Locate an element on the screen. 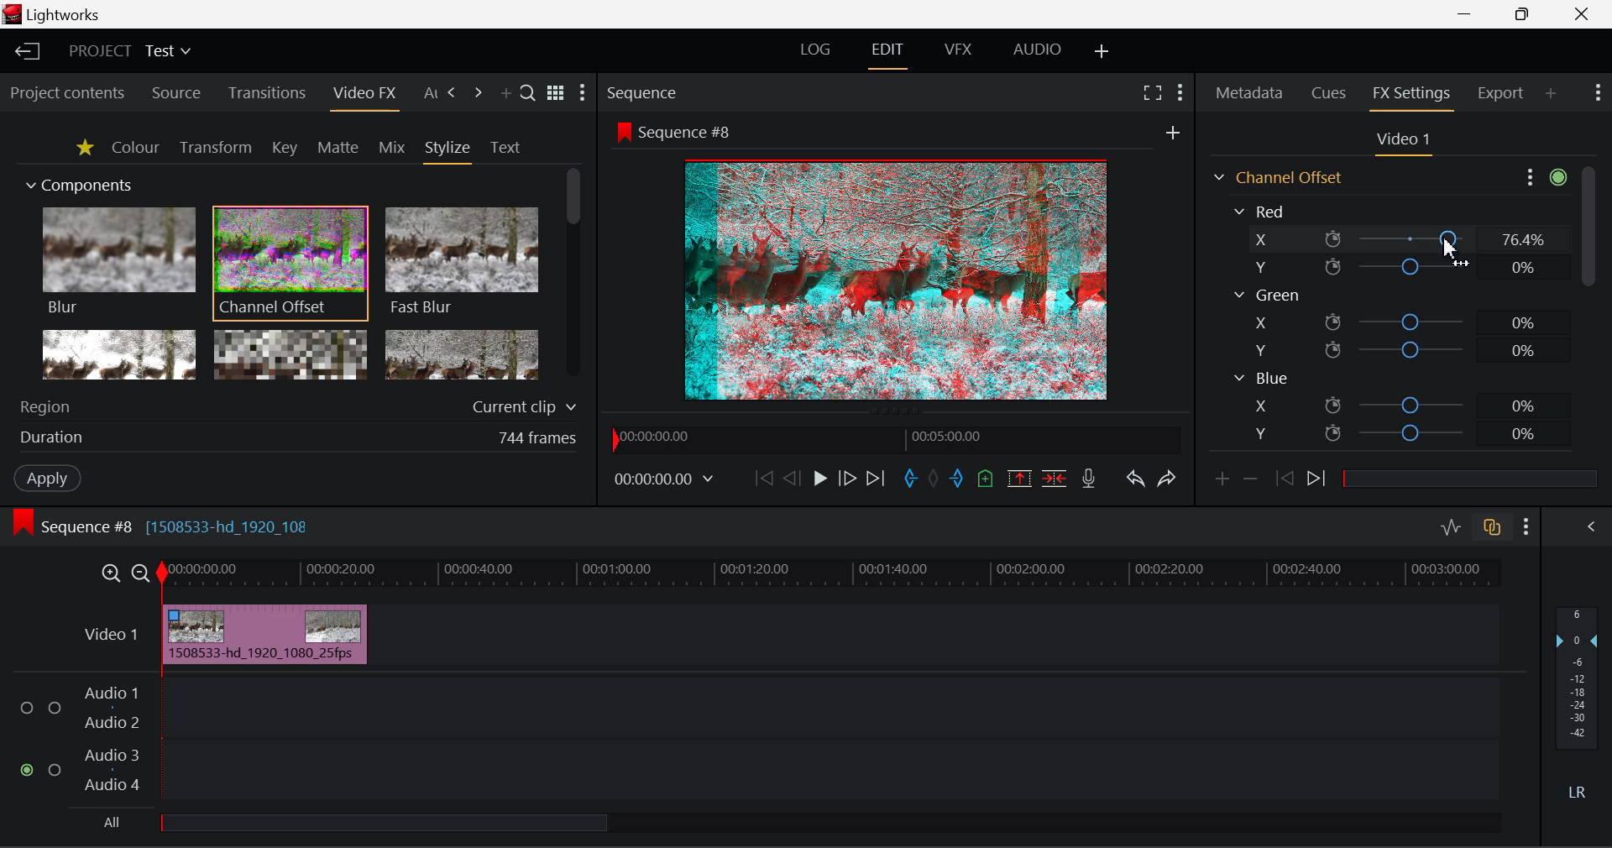 The image size is (1612, 848). Metadata Tab is located at coordinates (1248, 93).